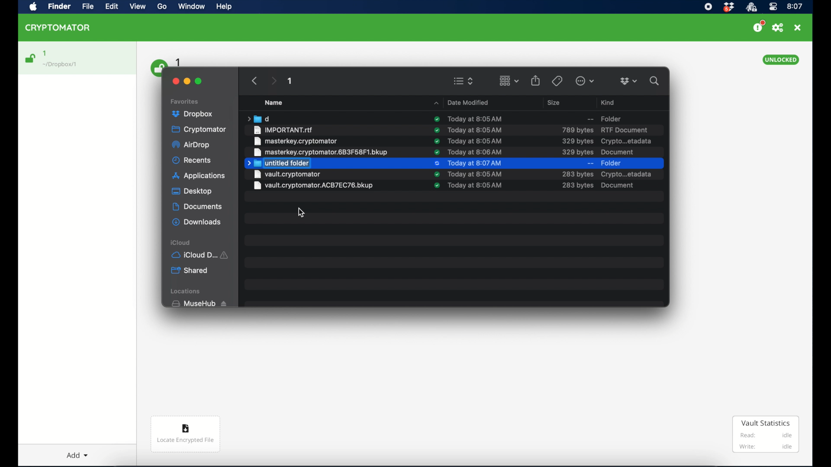 The height and width of the screenshot is (467, 831). What do you see at coordinates (258, 118) in the screenshot?
I see `folder` at bounding box center [258, 118].